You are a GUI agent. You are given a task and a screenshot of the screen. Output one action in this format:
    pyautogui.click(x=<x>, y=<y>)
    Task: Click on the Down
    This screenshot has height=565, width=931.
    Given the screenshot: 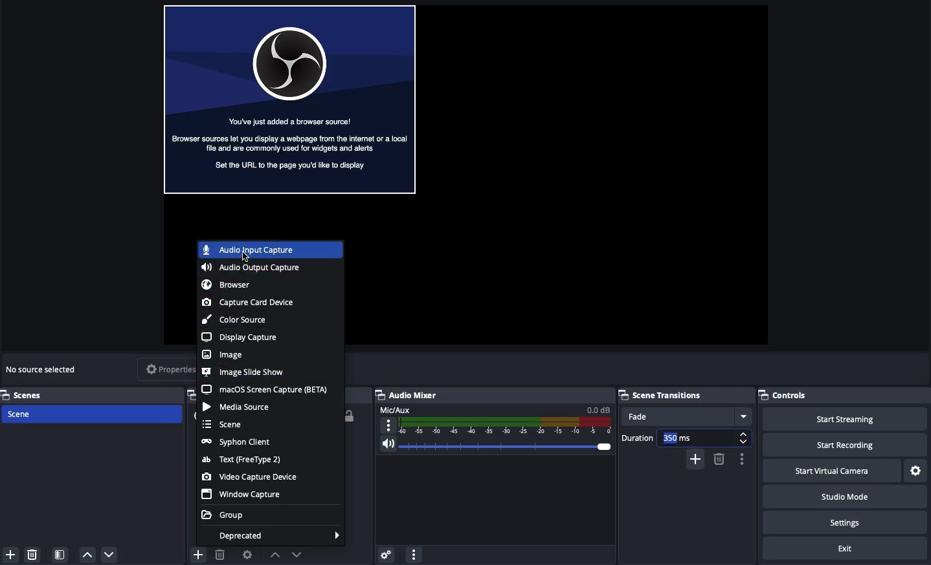 What is the action you would take?
    pyautogui.click(x=110, y=554)
    